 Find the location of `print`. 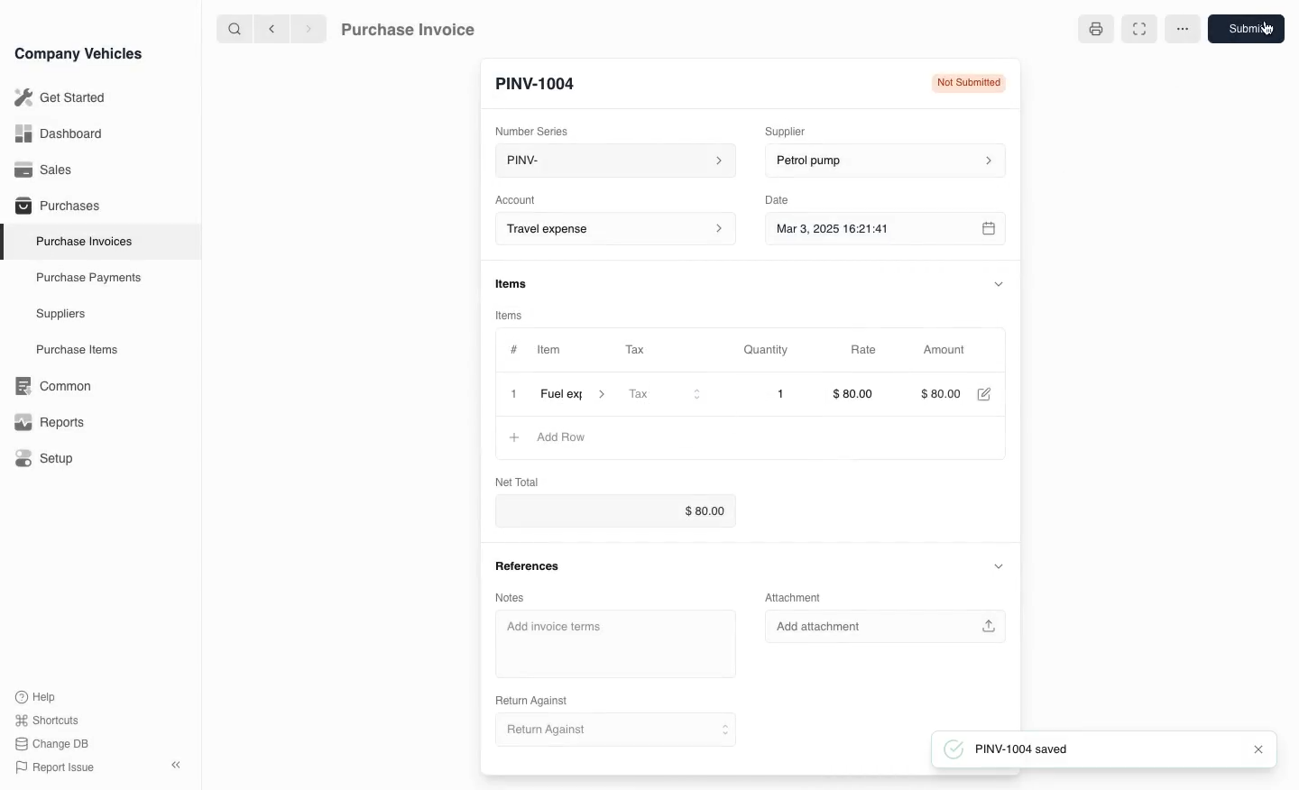

print is located at coordinates (1094, 30).